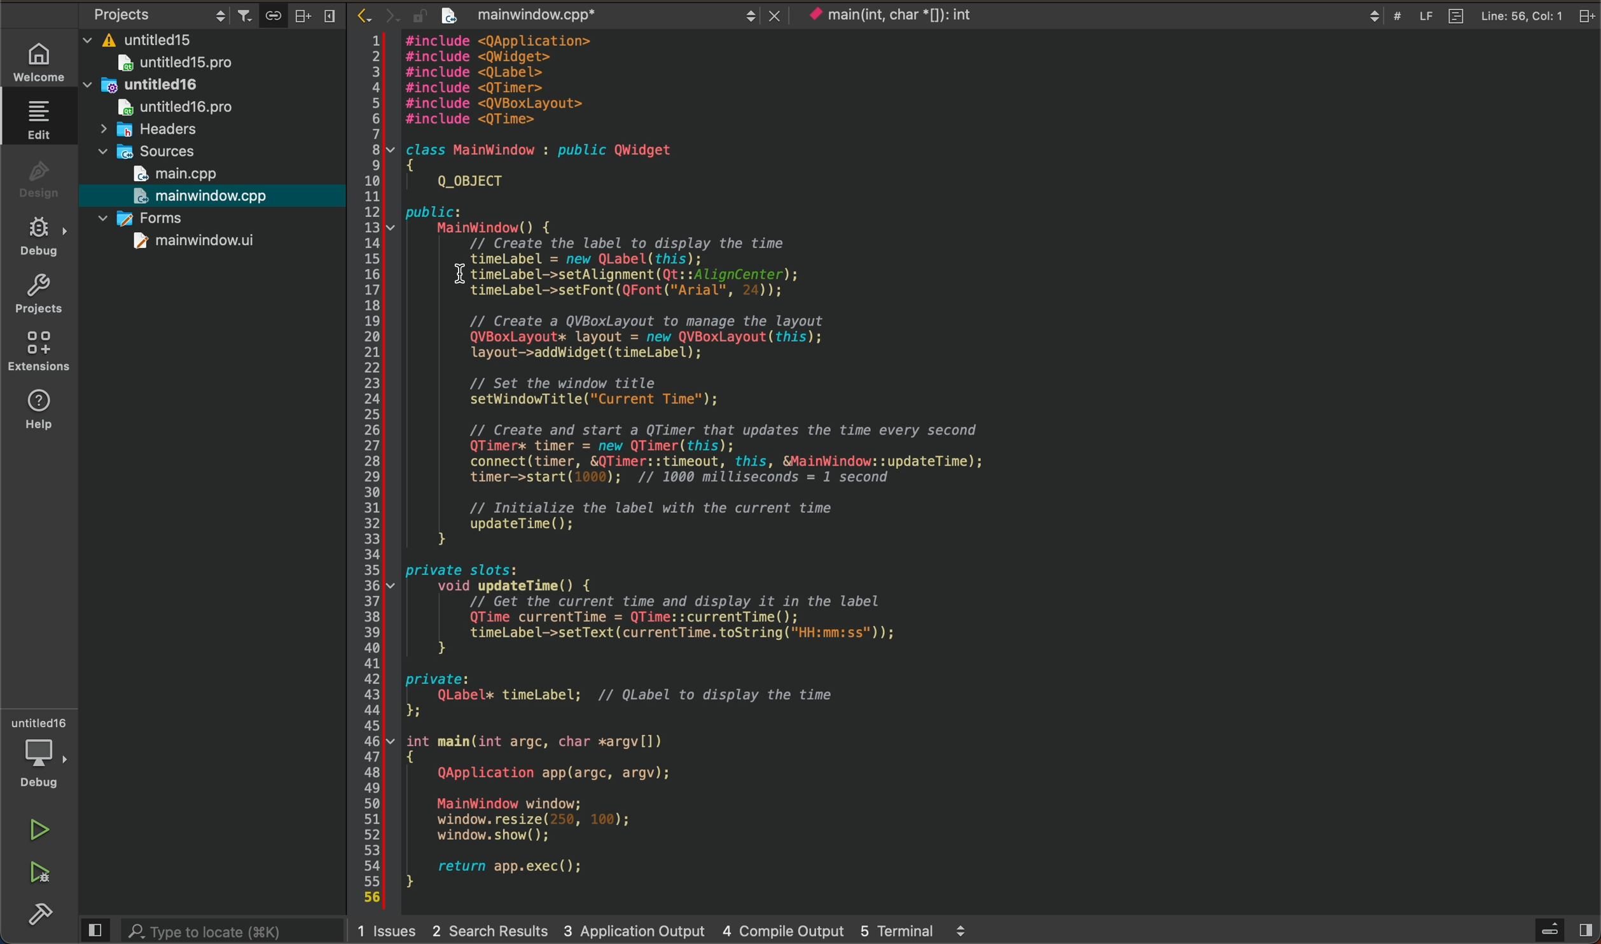 The width and height of the screenshot is (1601, 944). What do you see at coordinates (43, 875) in the screenshot?
I see `run and debug` at bounding box center [43, 875].